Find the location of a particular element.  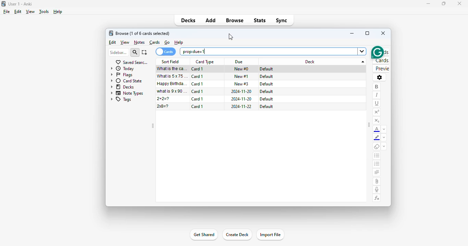

decks is located at coordinates (123, 87).